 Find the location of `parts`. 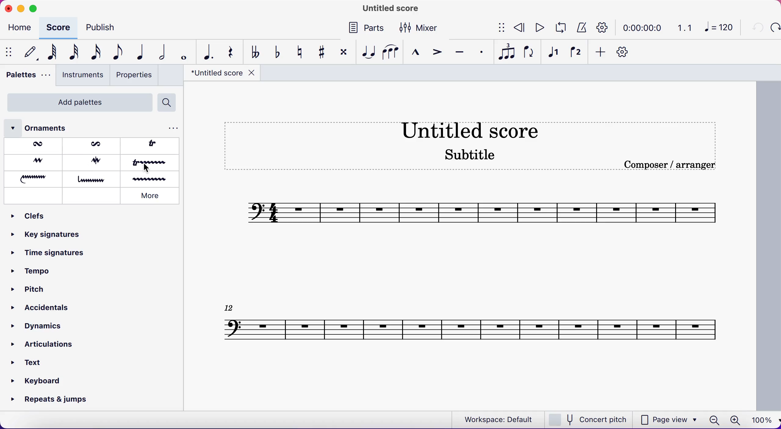

parts is located at coordinates (366, 29).